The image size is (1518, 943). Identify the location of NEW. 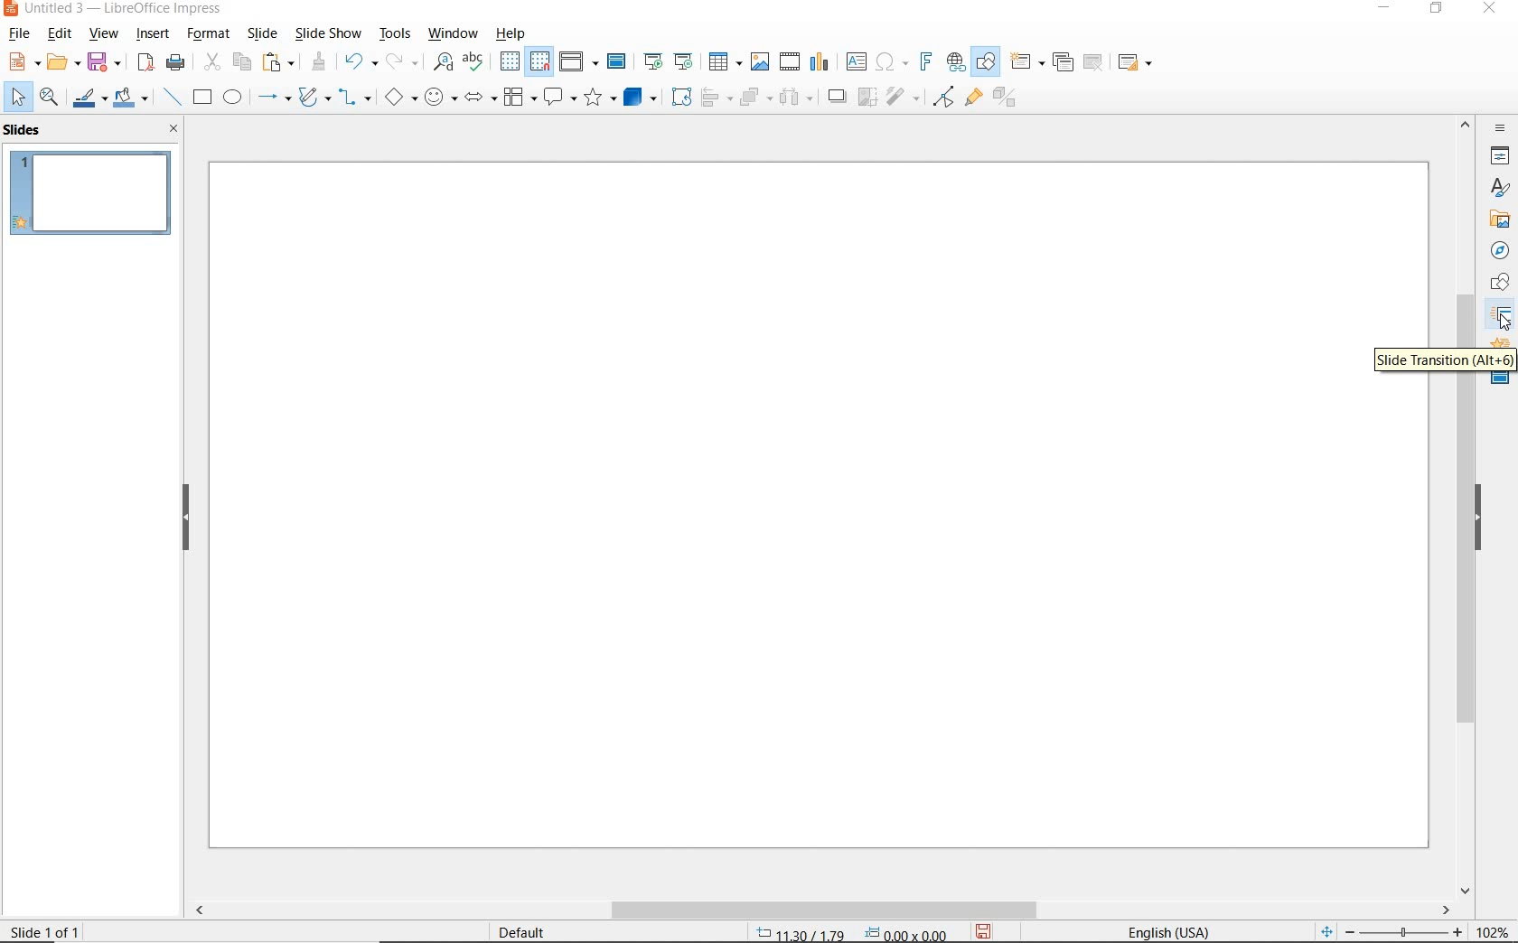
(23, 63).